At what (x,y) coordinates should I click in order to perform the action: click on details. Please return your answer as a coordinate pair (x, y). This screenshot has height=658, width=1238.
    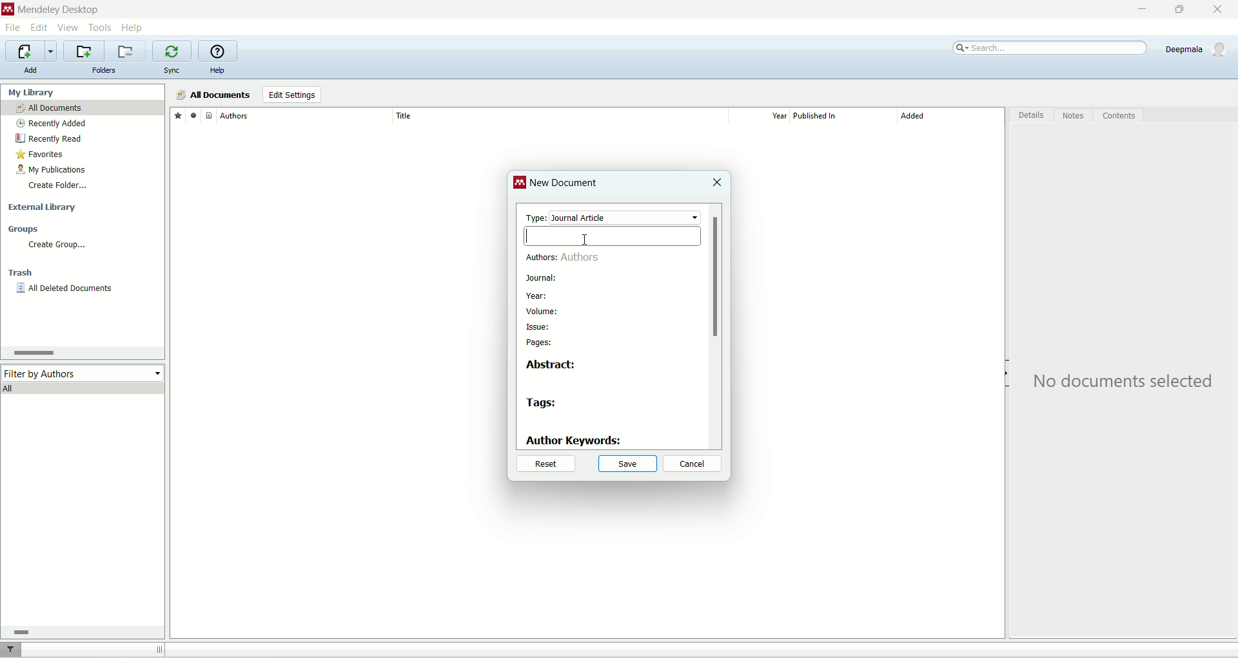
    Looking at the image, I should click on (1032, 117).